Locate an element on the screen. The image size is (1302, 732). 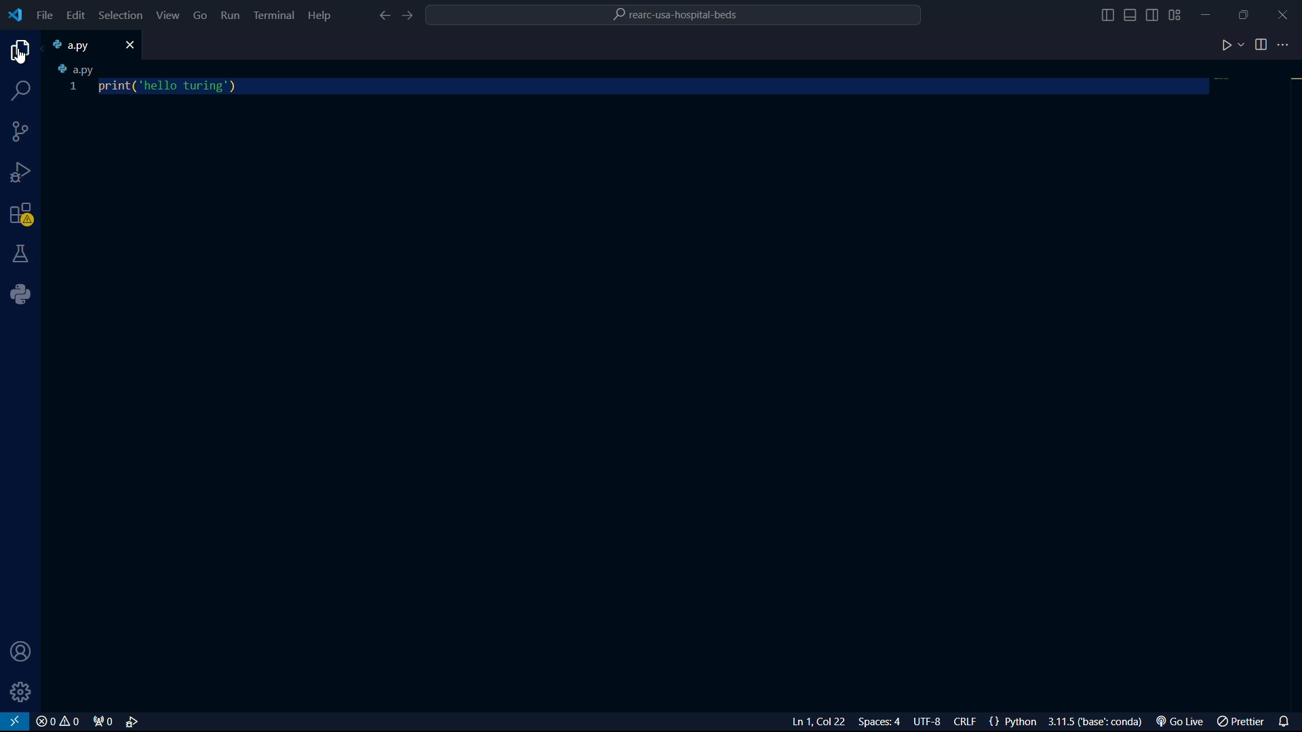
select indentation is located at coordinates (880, 723).